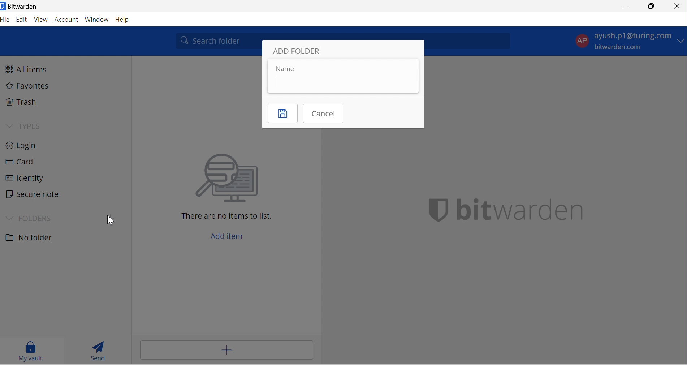  Describe the element at coordinates (36, 218) in the screenshot. I see `FOLDERS` at that location.